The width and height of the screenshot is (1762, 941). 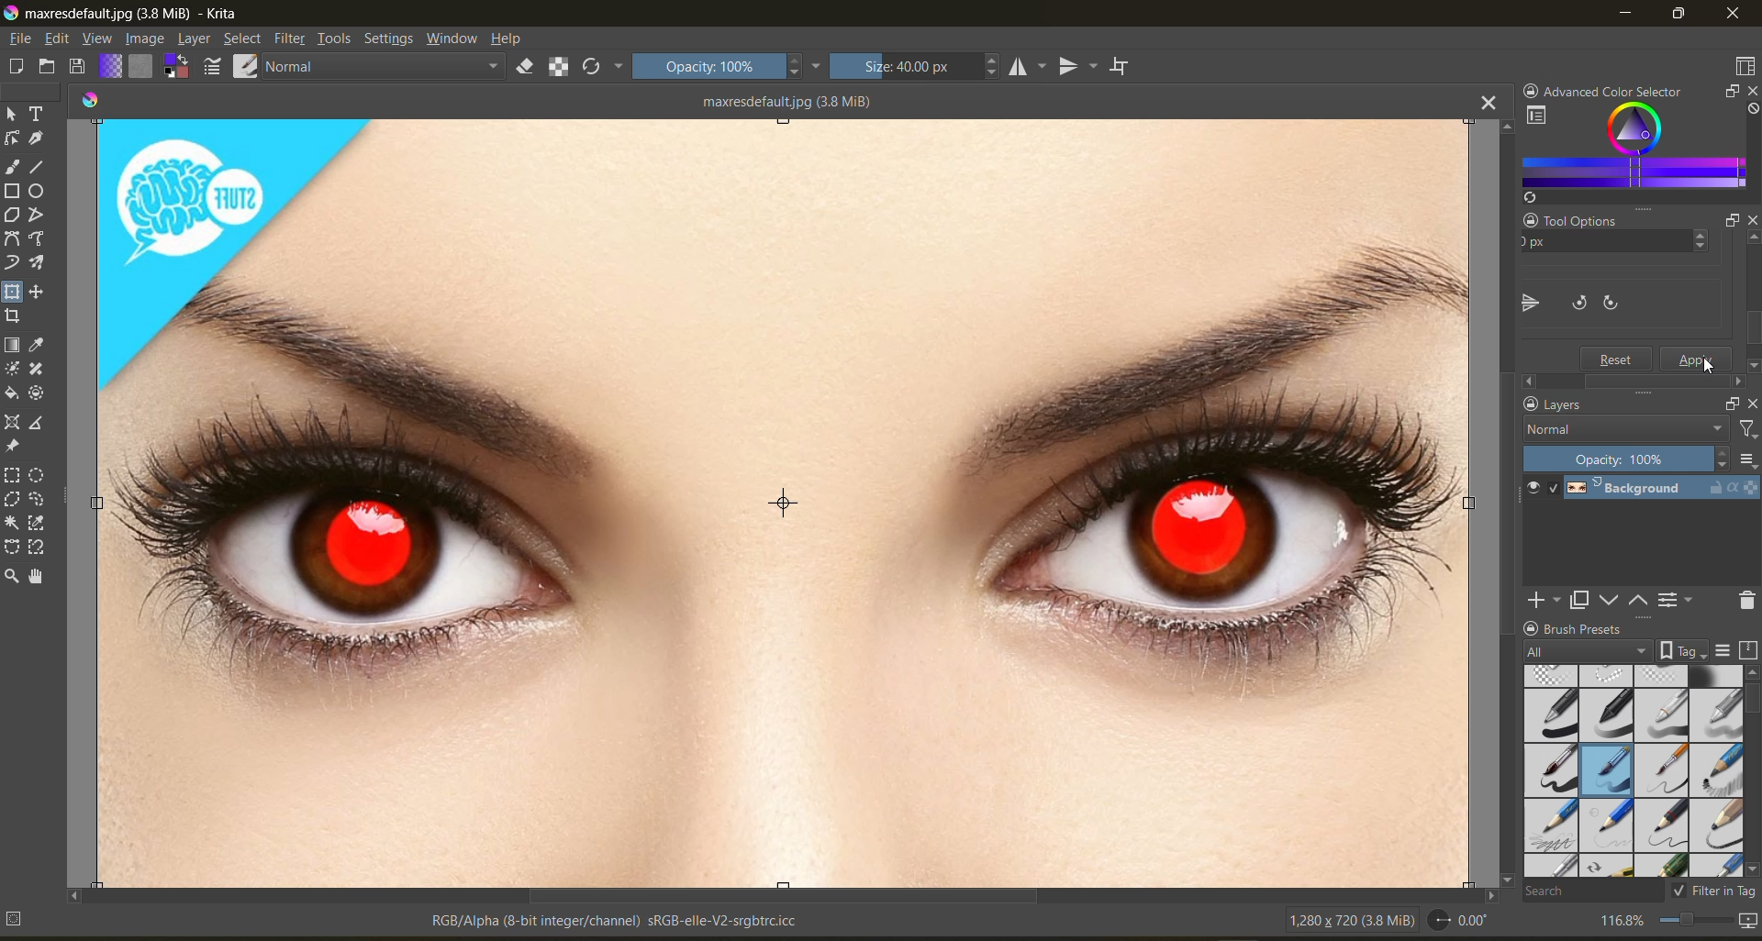 I want to click on close docker, so click(x=1749, y=90).